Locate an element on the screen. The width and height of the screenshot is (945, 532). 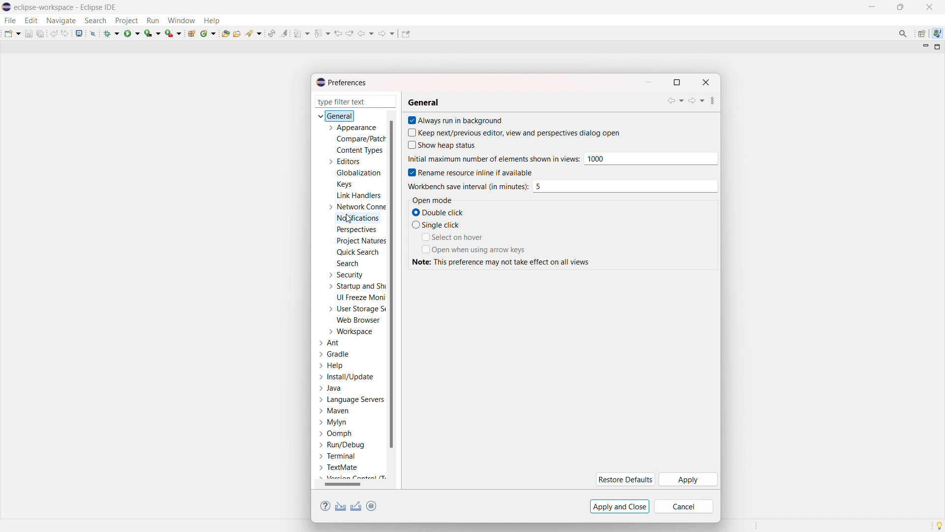
horizontal scrollbar is located at coordinates (343, 484).